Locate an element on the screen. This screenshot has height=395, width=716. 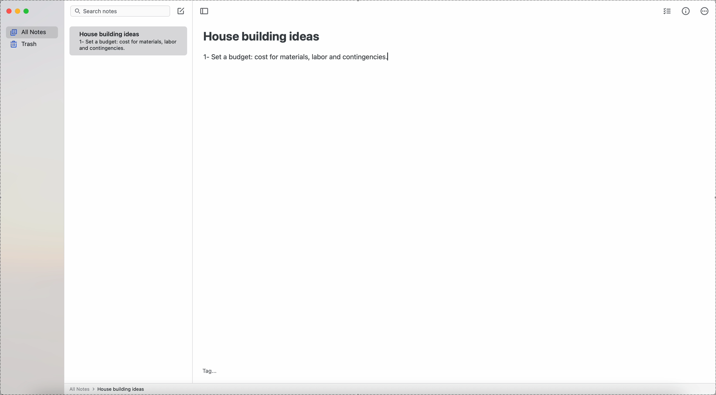
all notes is located at coordinates (82, 389).